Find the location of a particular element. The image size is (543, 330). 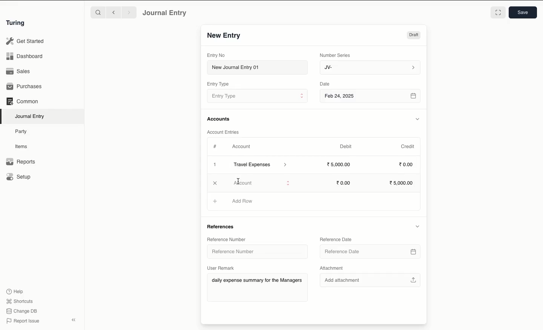

Travel Expenses is located at coordinates (261, 165).